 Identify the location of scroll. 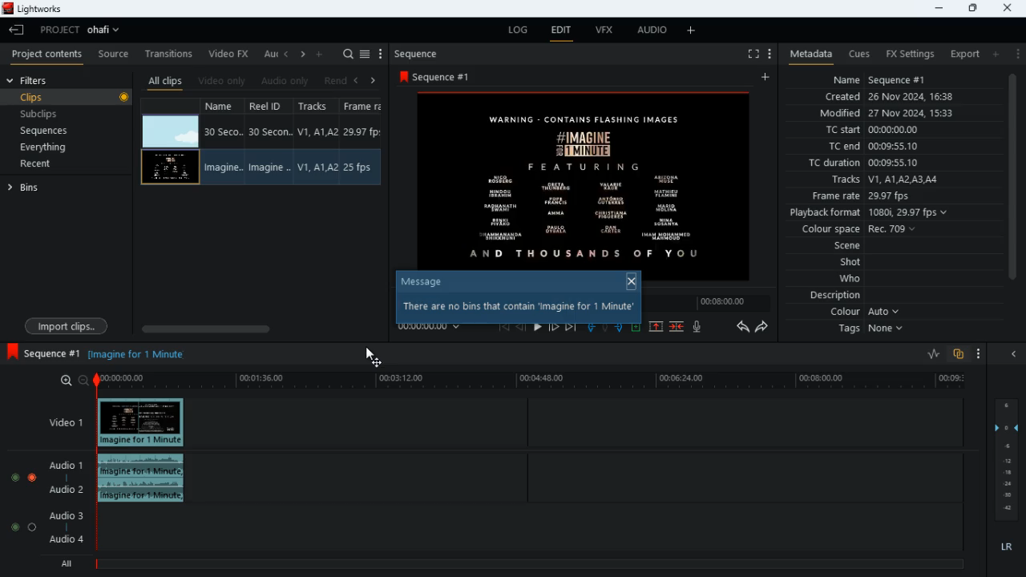
(1011, 188).